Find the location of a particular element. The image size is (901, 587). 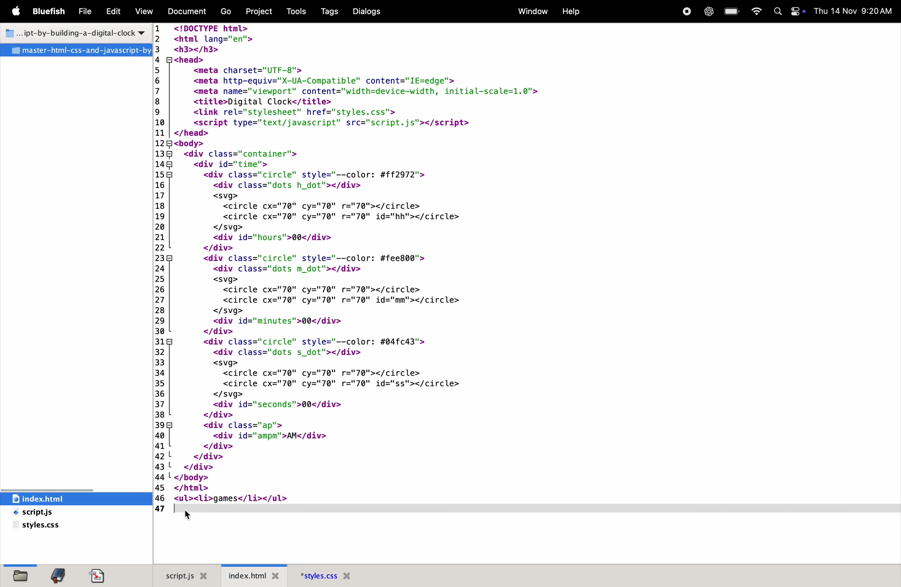

Apple widgets is located at coordinates (787, 12).